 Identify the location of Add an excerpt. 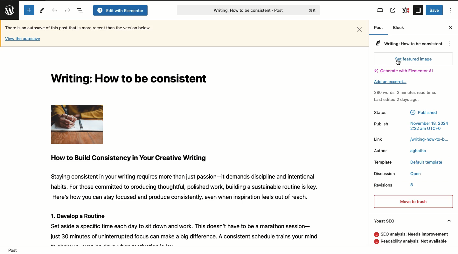
(390, 82).